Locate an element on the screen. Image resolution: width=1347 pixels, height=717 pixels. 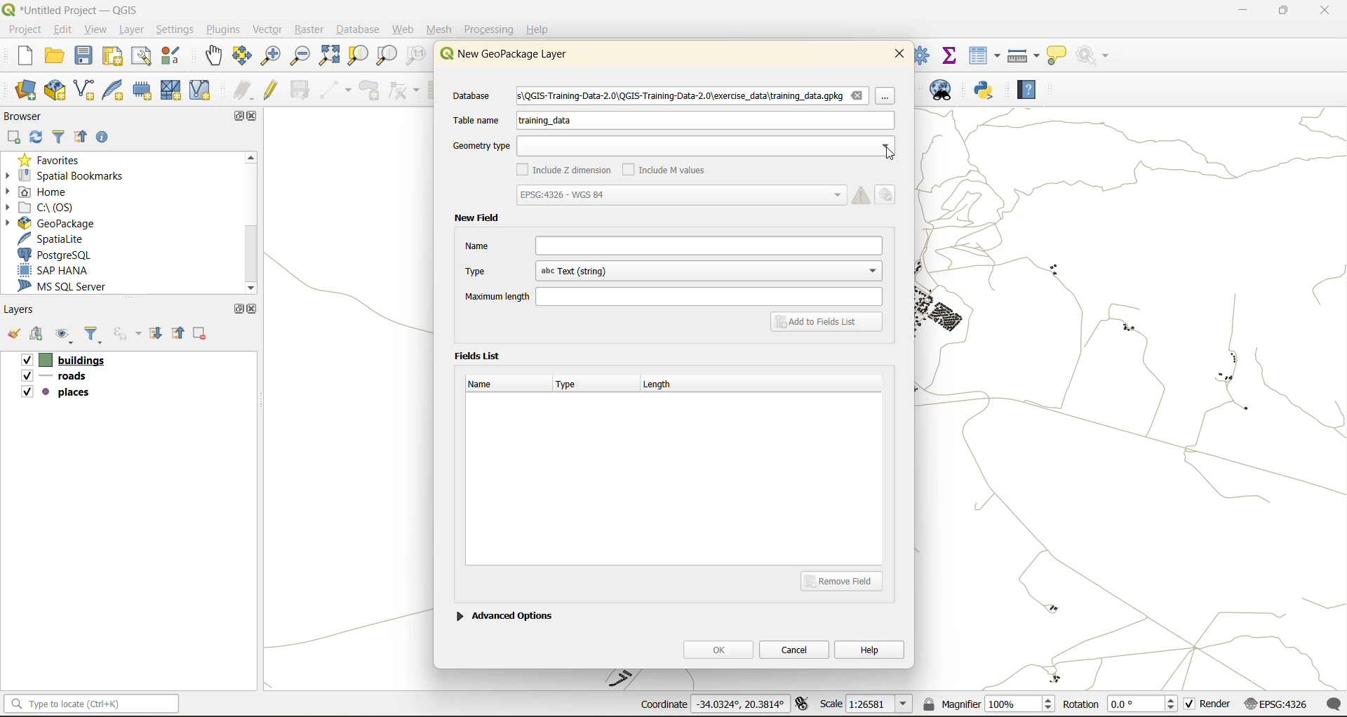
control panel is located at coordinates (923, 54).